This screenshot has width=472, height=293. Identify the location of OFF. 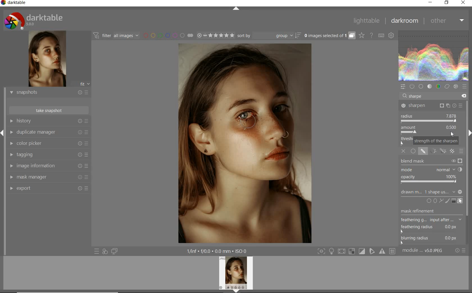
(404, 152).